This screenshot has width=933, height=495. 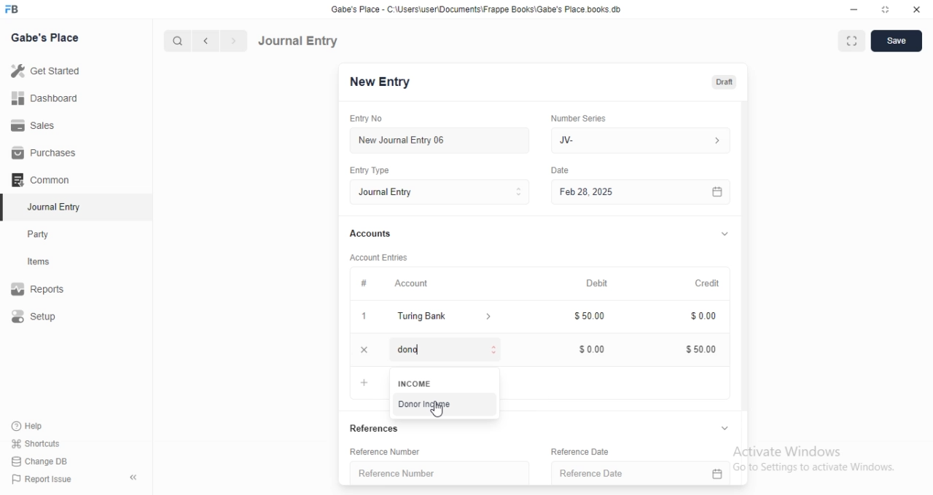 I want to click on $000, so click(x=594, y=349).